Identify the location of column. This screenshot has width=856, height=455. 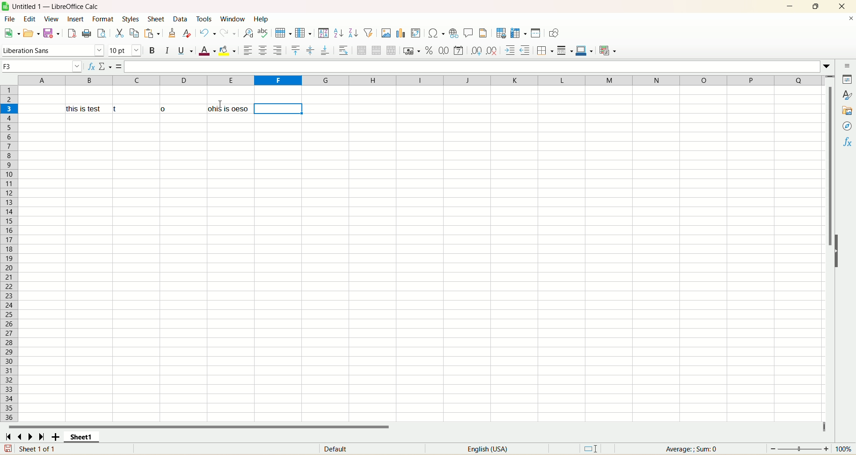
(304, 32).